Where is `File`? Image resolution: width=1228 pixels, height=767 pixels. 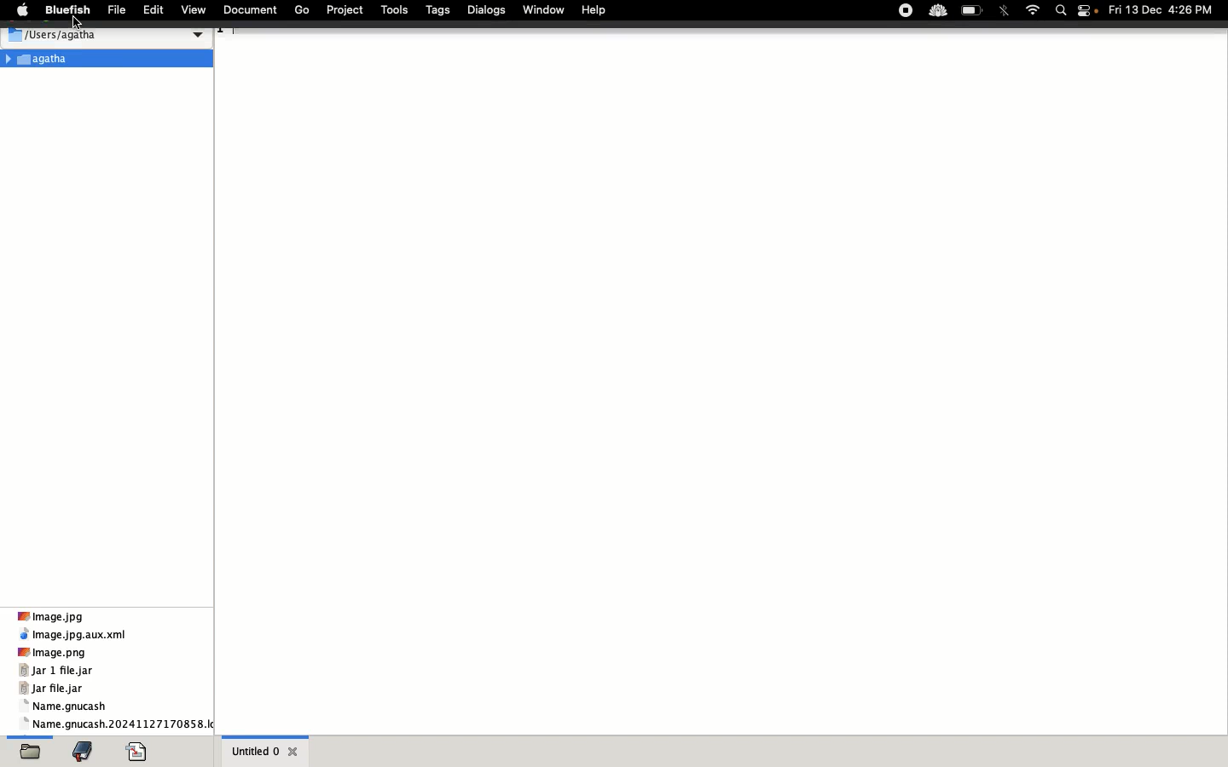 File is located at coordinates (33, 749).